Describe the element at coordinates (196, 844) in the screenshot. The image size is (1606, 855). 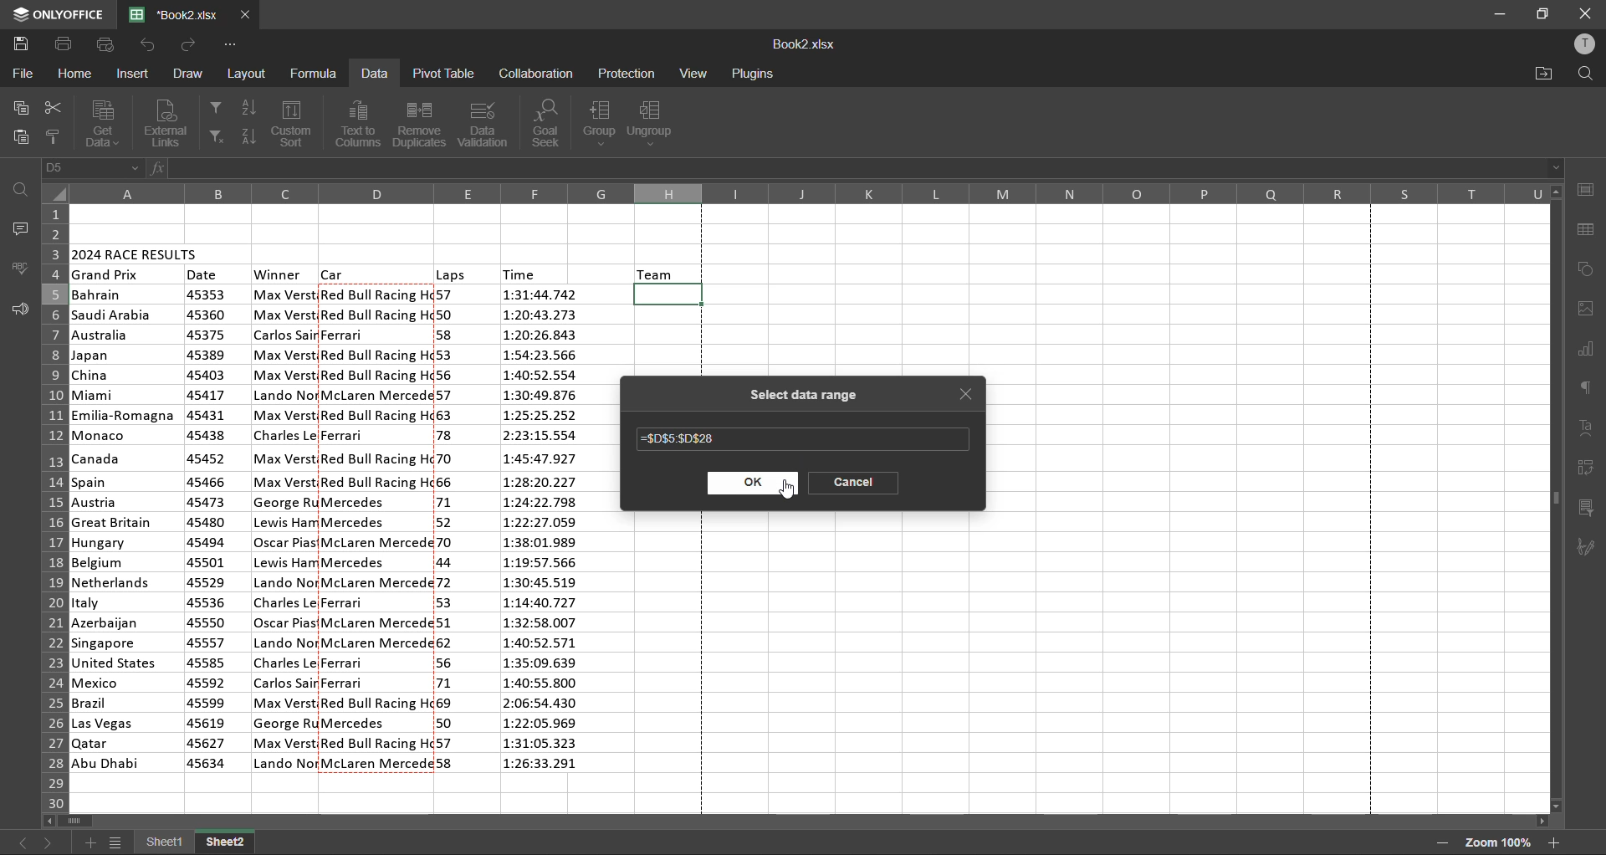
I see `sheet names` at that location.